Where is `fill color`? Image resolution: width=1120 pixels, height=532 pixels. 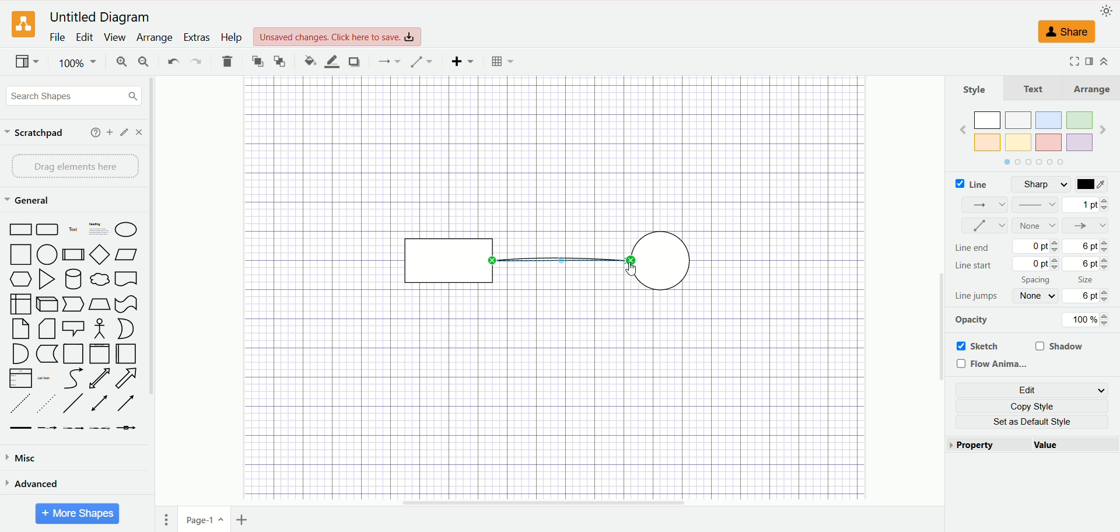 fill color is located at coordinates (308, 61).